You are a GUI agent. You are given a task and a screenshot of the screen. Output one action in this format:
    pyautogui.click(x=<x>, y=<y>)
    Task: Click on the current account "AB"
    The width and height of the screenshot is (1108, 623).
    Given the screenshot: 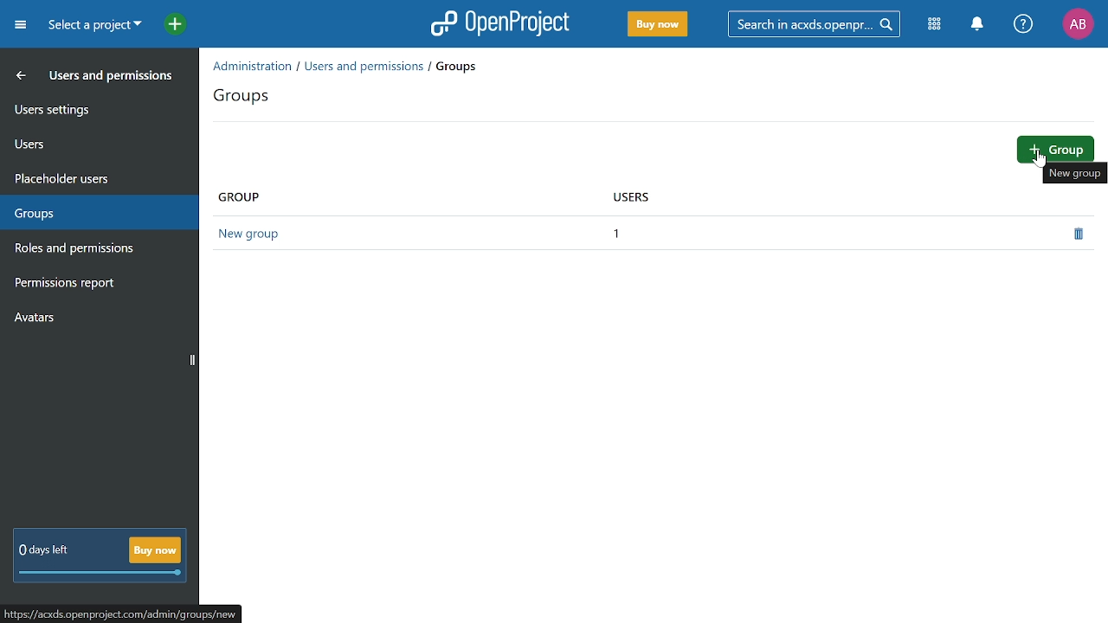 What is the action you would take?
    pyautogui.click(x=1078, y=25)
    